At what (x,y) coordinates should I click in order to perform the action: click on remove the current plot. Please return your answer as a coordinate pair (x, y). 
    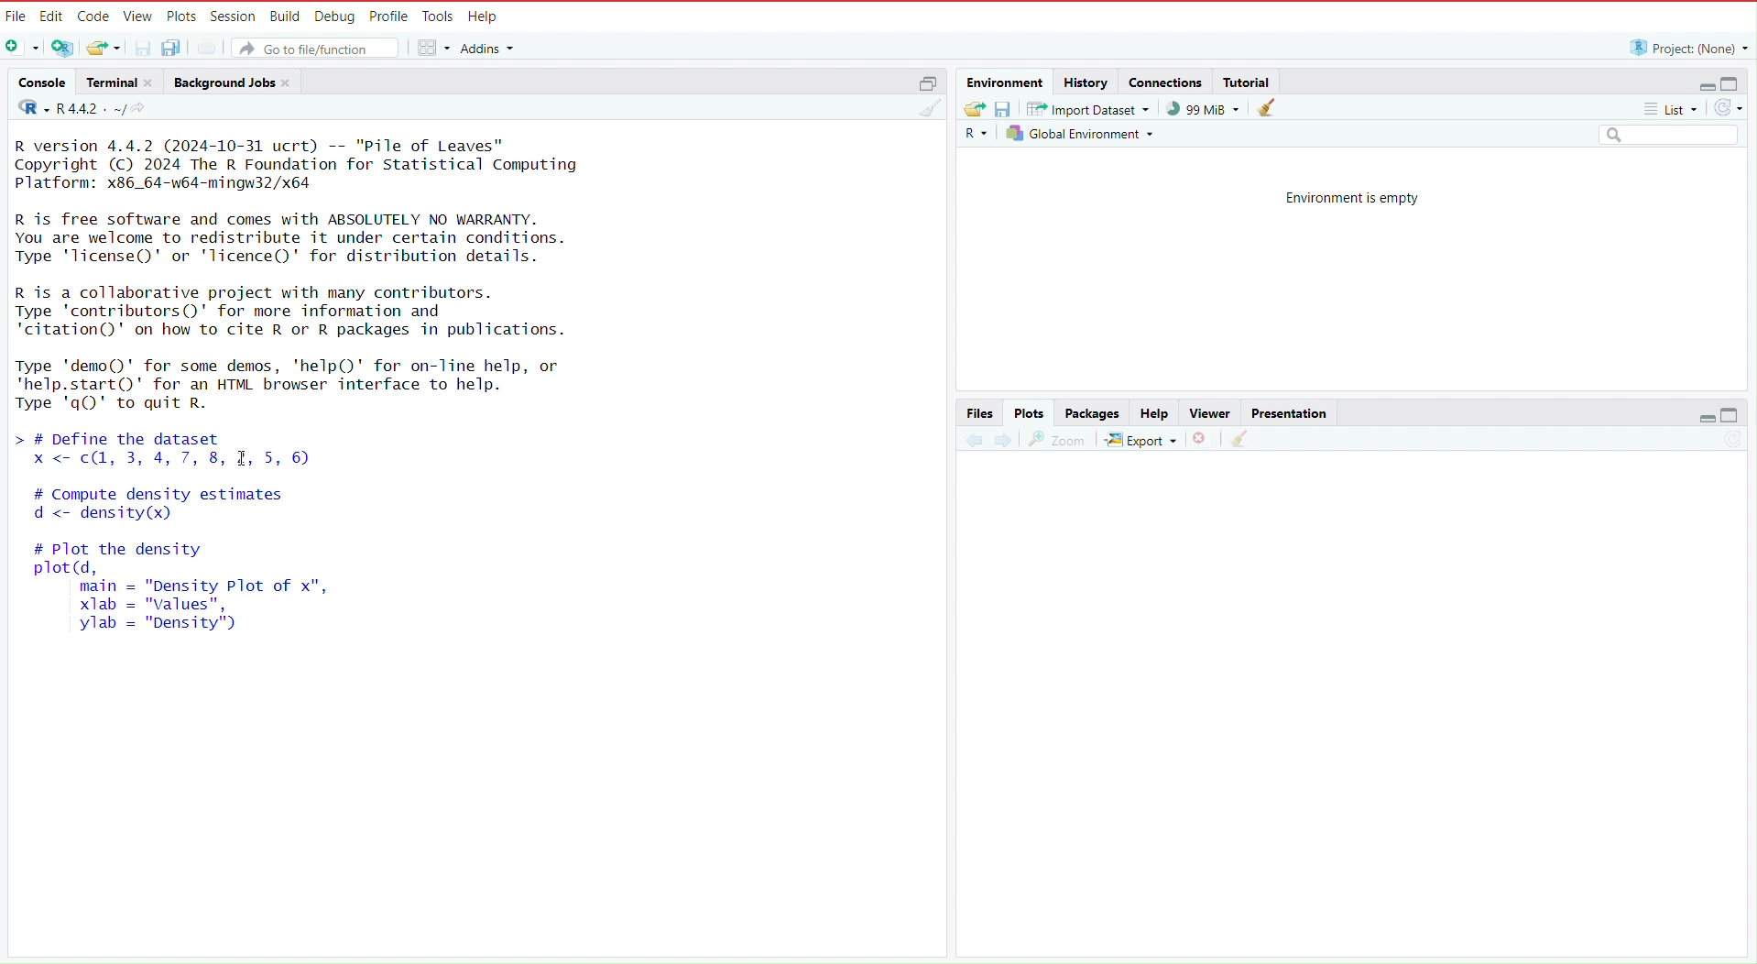
    Looking at the image, I should click on (1204, 439).